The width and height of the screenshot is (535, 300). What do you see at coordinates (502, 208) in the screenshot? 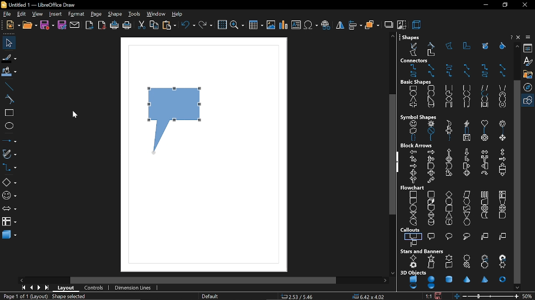
I see `or` at bounding box center [502, 208].